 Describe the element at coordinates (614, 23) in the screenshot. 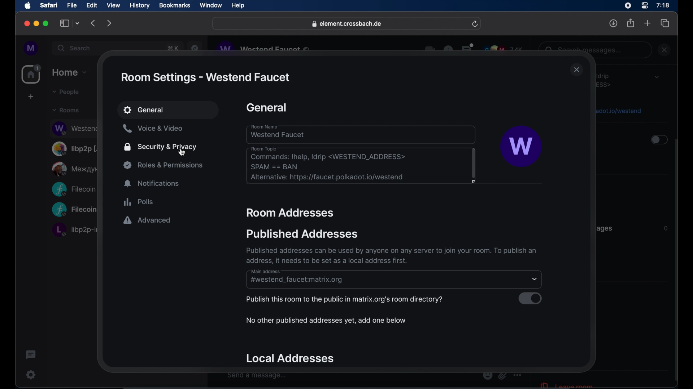

I see `downloads` at that location.